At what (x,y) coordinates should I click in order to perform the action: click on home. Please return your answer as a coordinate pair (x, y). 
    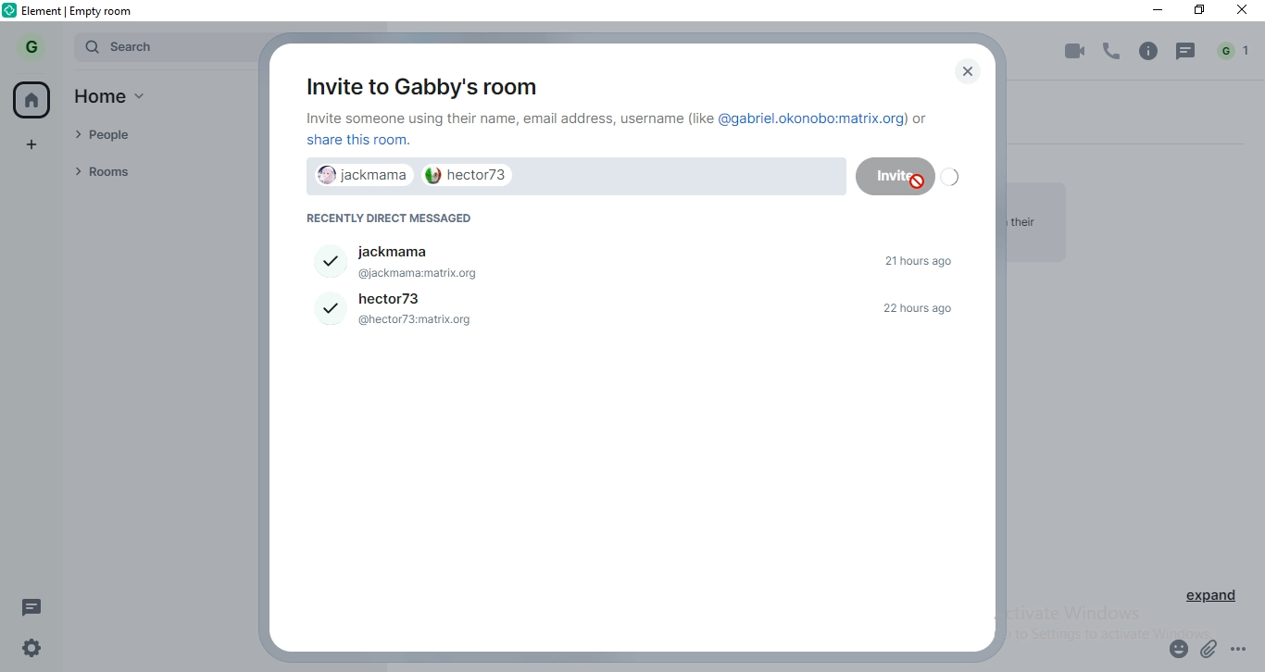
    Looking at the image, I should click on (119, 99).